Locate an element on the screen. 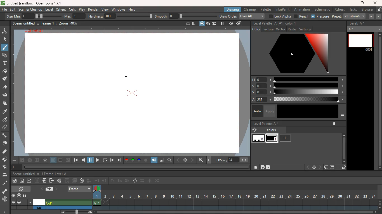 The height and width of the screenshot is (214, 382). screen is located at coordinates (19, 195).